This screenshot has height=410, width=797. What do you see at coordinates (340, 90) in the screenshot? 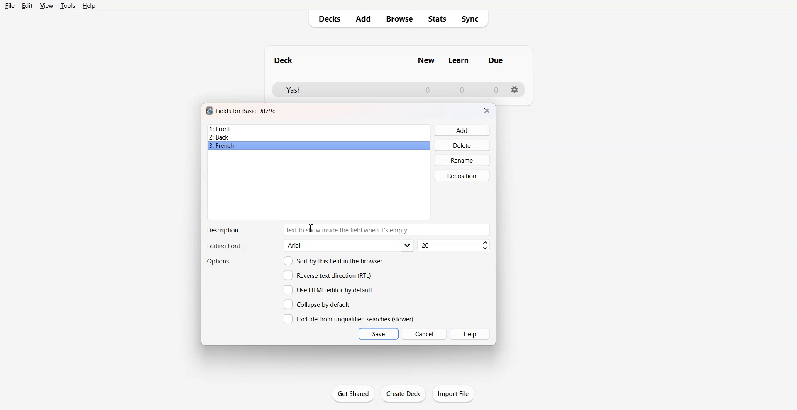
I see `Deck File` at bounding box center [340, 90].